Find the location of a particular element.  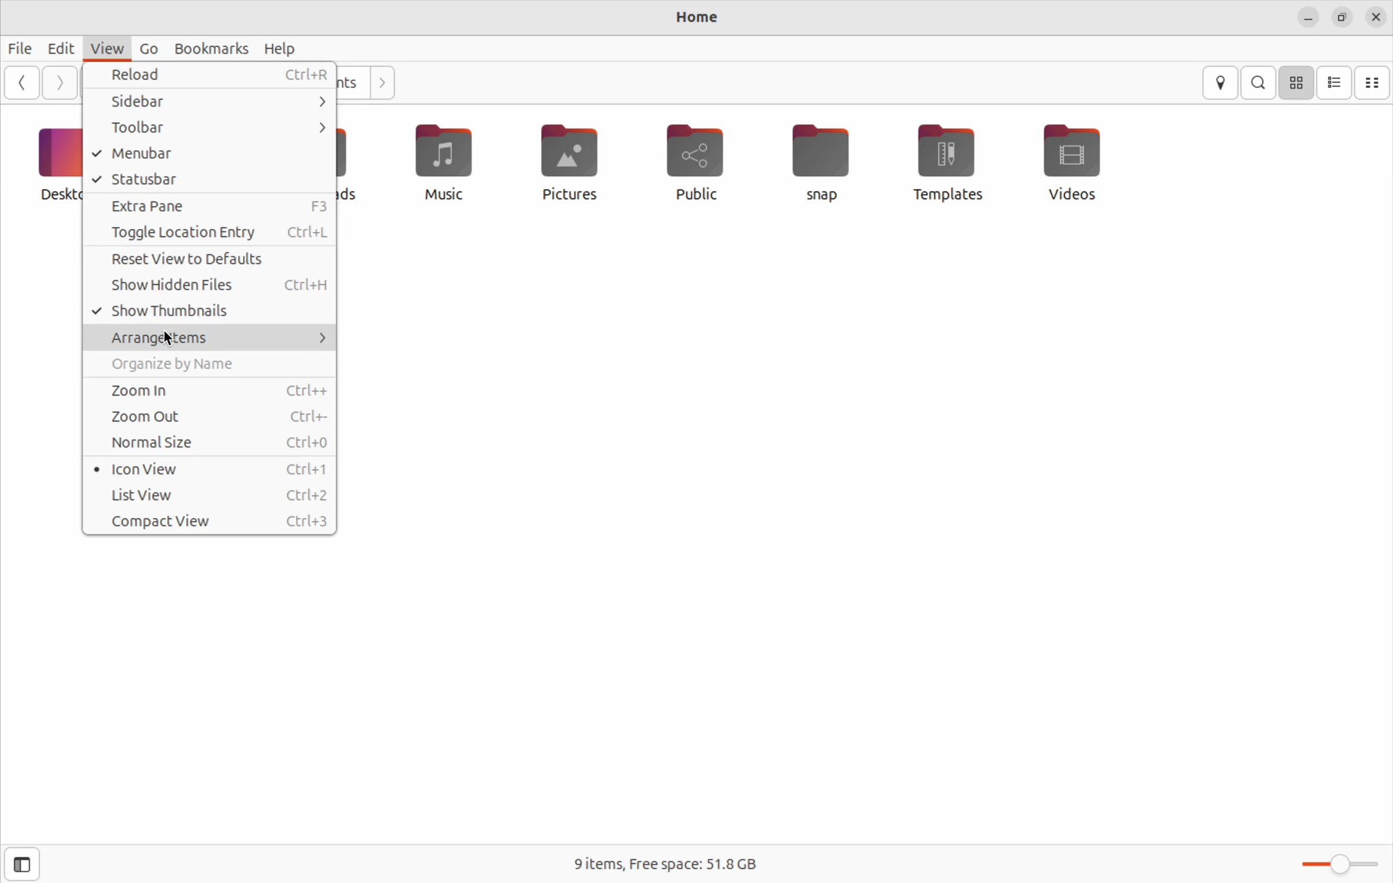

next is located at coordinates (58, 84).